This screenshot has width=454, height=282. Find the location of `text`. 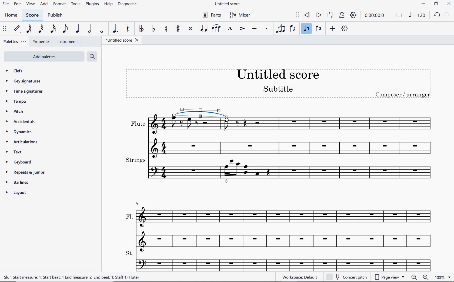

text is located at coordinates (14, 153).